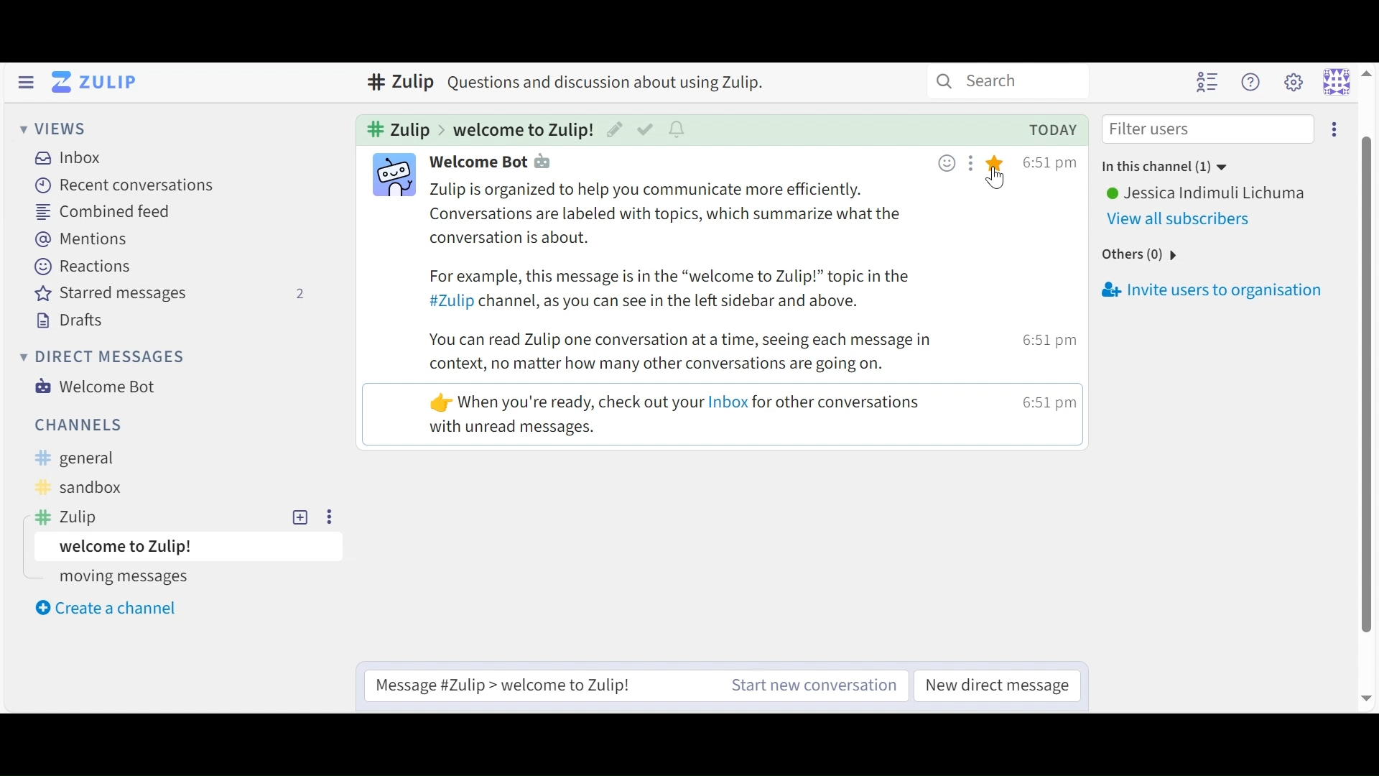  I want to click on Inbox, so click(67, 157).